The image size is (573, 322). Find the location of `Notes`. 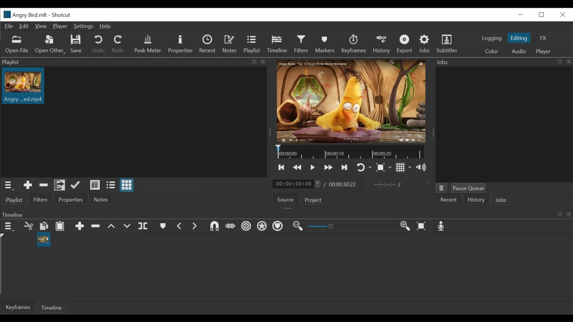

Notes is located at coordinates (230, 44).